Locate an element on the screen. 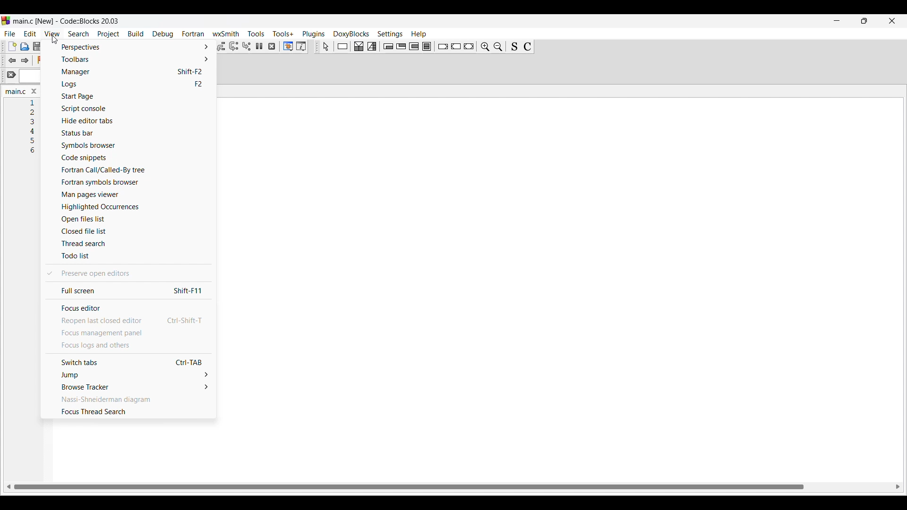 Image resolution: width=907 pixels, height=510 pixels. Decision is located at coordinates (359, 46).